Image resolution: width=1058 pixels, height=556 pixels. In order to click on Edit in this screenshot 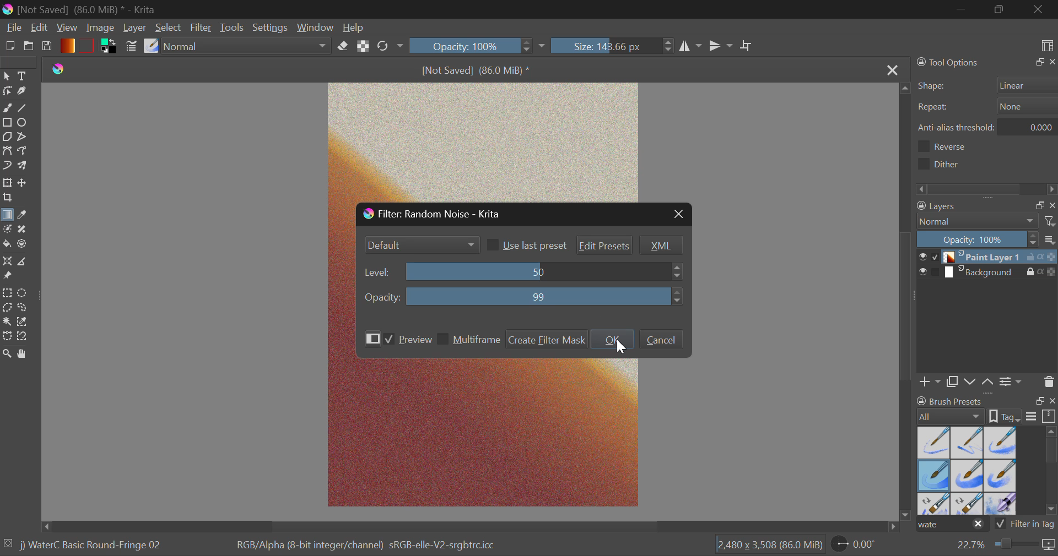, I will do `click(39, 28)`.